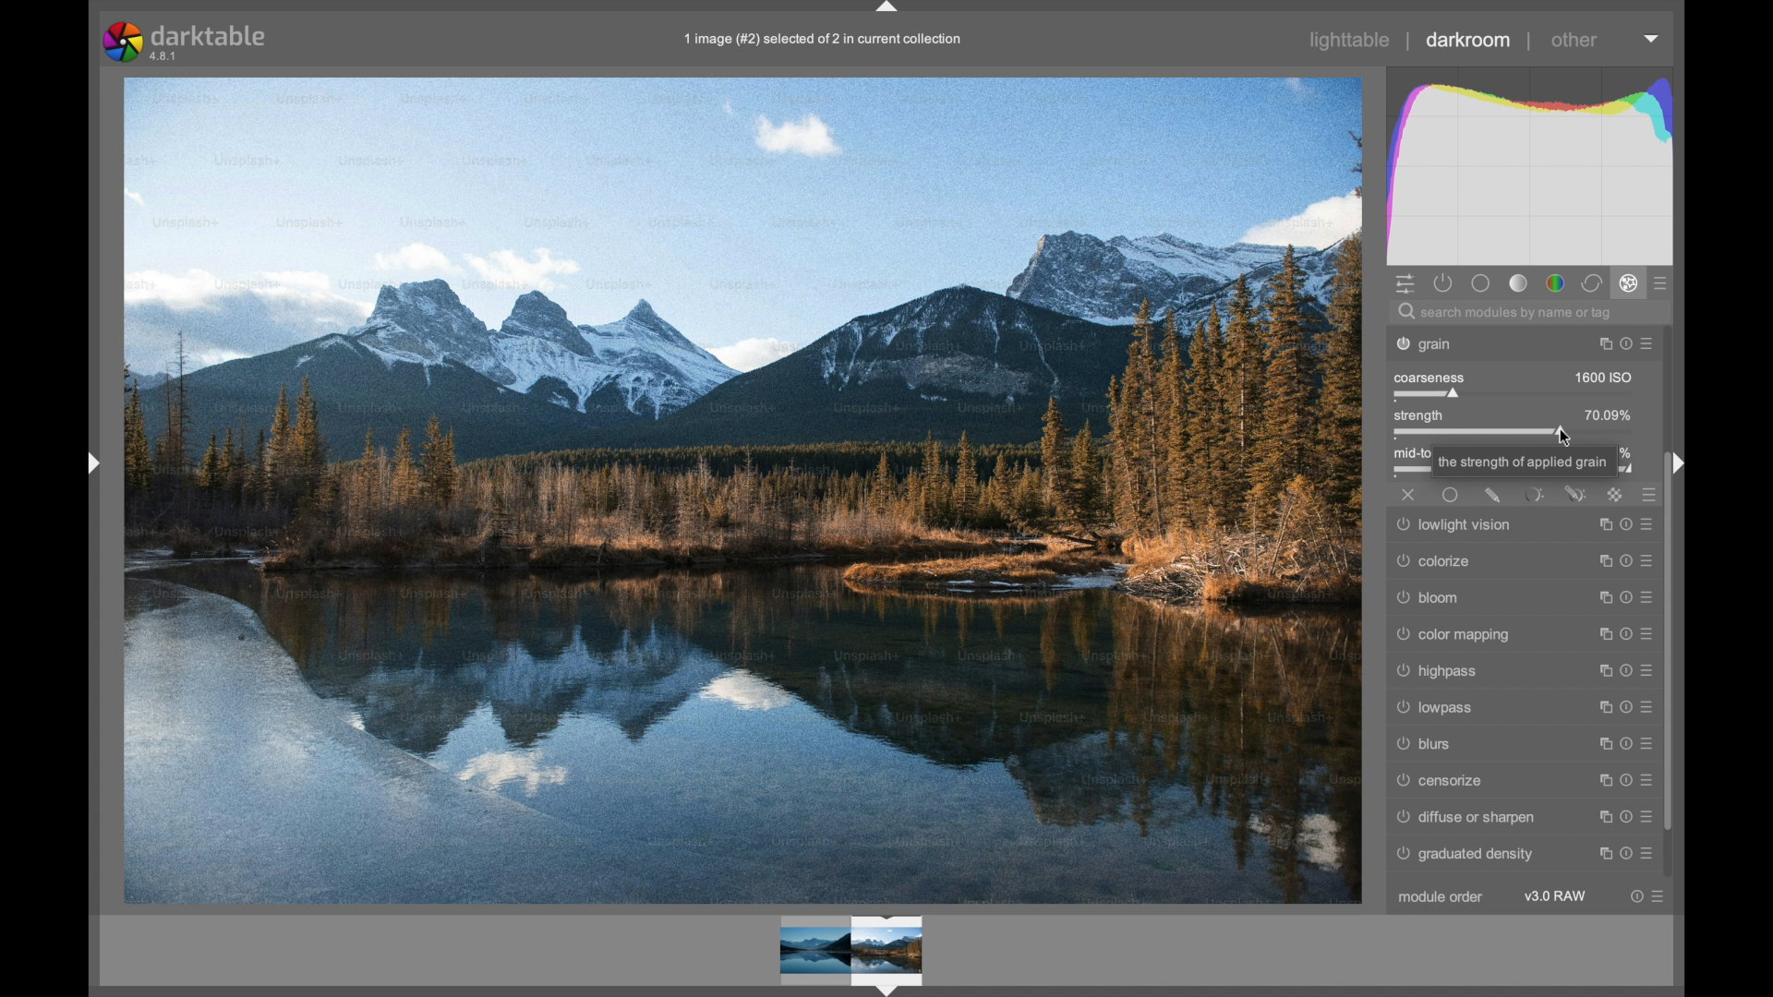 This screenshot has width=1773, height=997. I want to click on quick access panel, so click(1405, 284).